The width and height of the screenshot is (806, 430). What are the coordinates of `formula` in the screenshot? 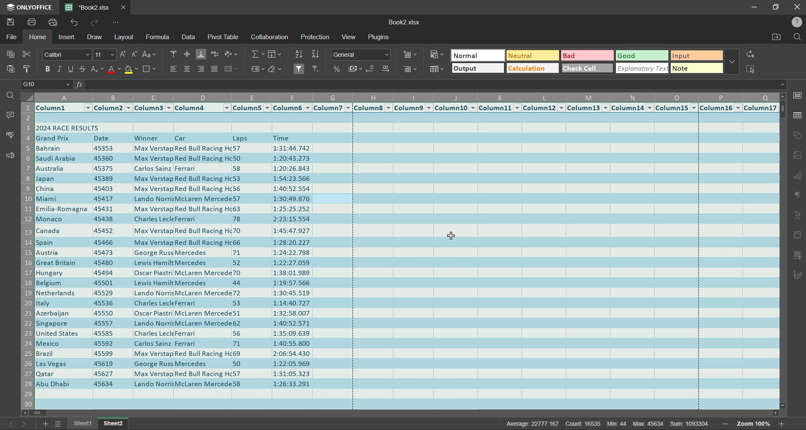 It's located at (158, 37).